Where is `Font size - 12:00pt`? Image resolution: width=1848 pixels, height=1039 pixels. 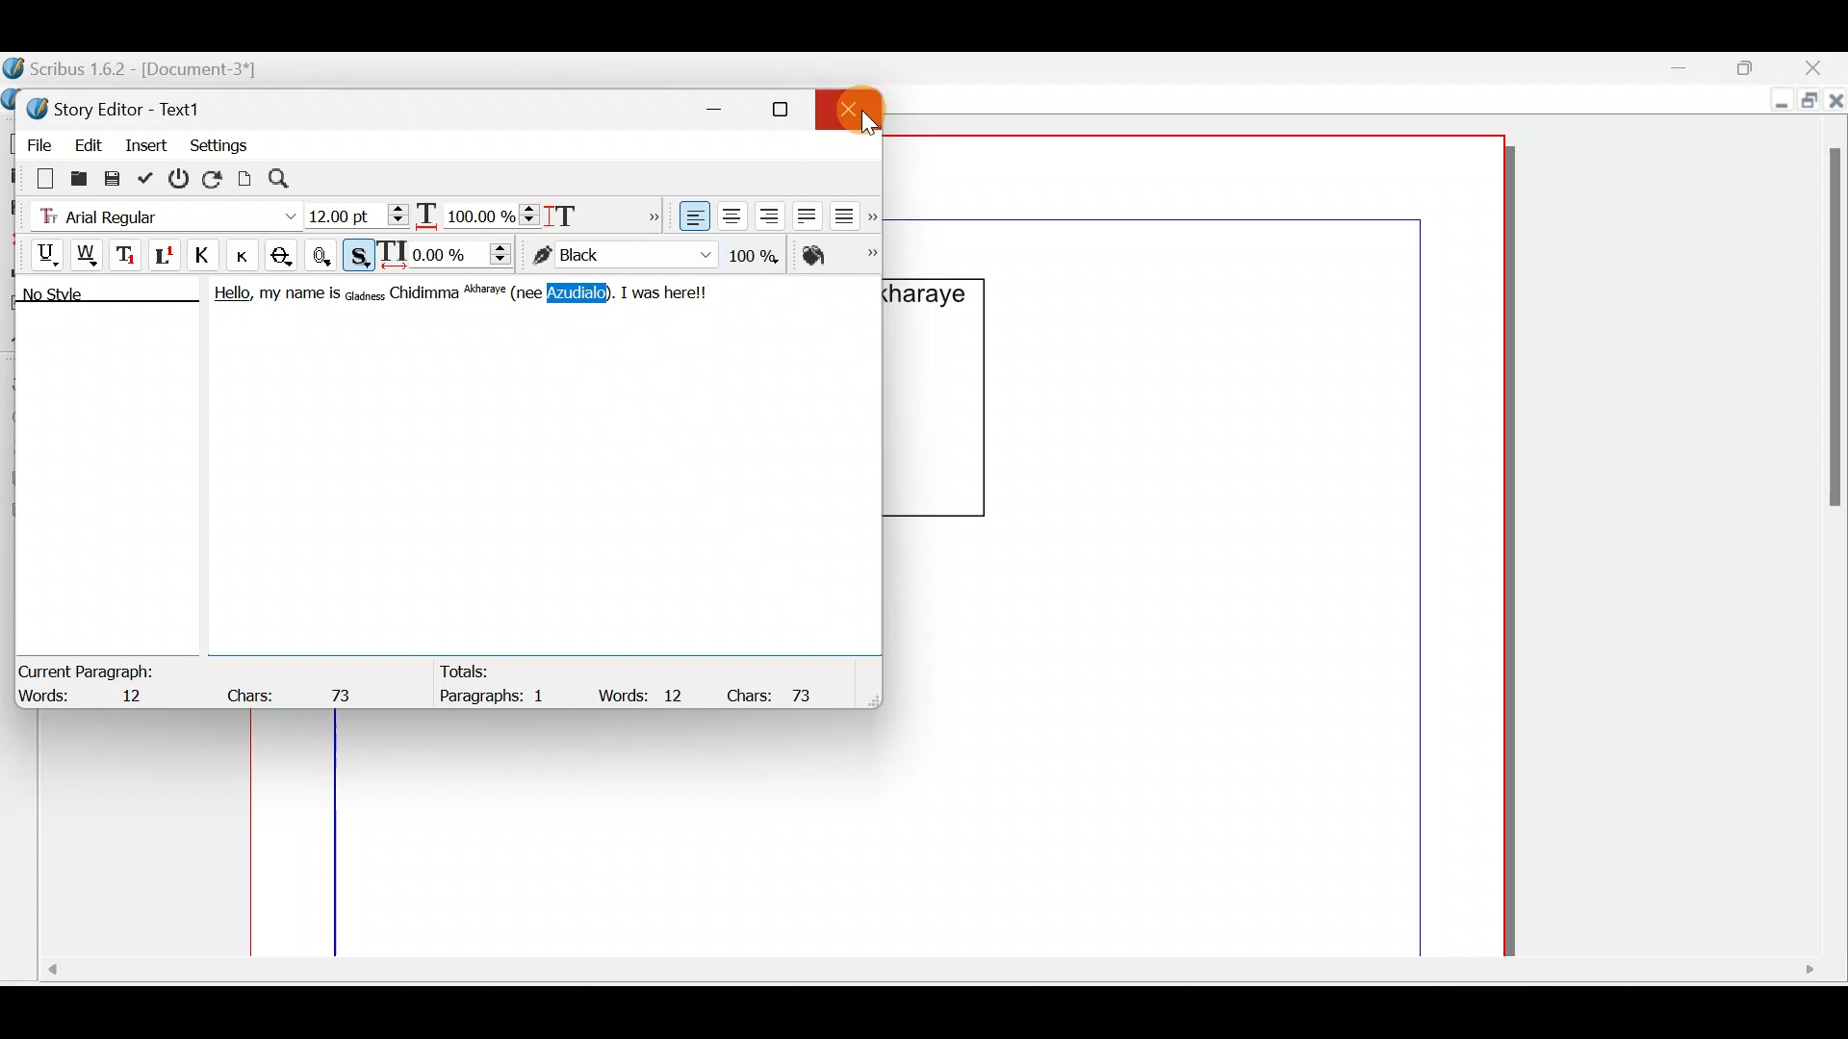 Font size - 12:00pt is located at coordinates (359, 215).